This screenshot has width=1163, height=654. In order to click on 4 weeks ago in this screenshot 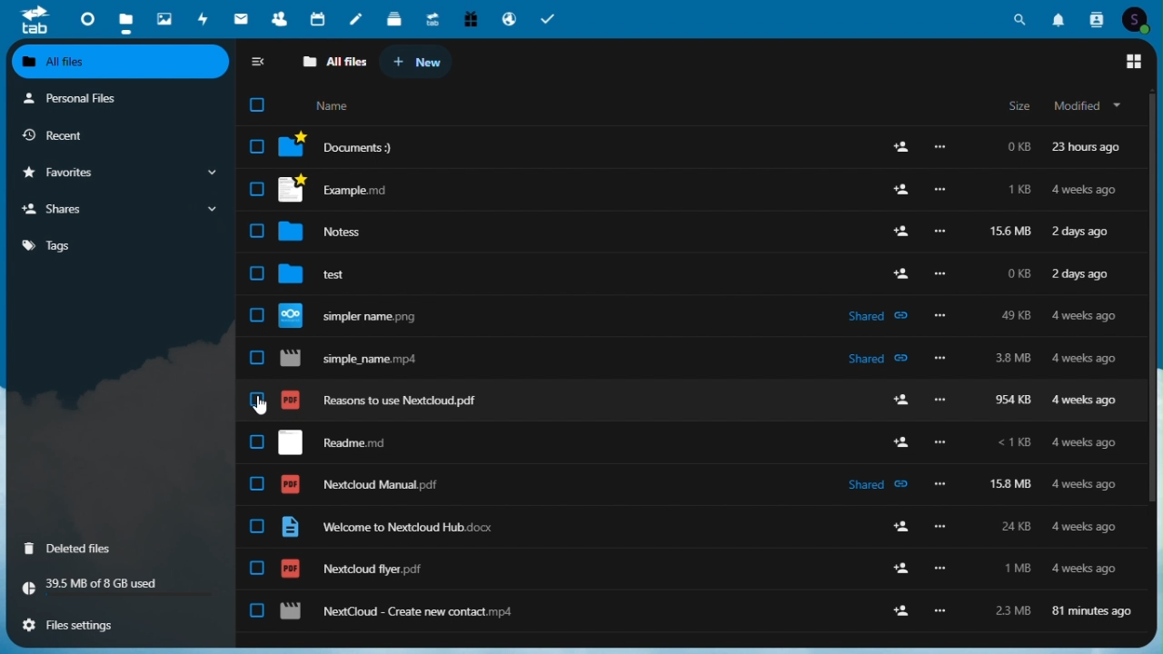, I will do `click(1084, 317)`.